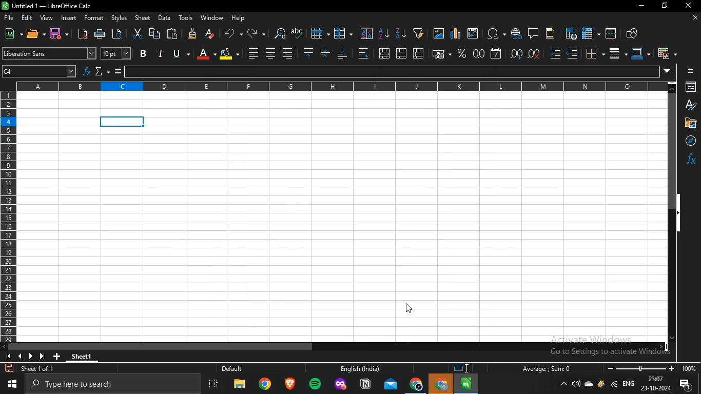 The image size is (701, 394). I want to click on borders, so click(594, 53).